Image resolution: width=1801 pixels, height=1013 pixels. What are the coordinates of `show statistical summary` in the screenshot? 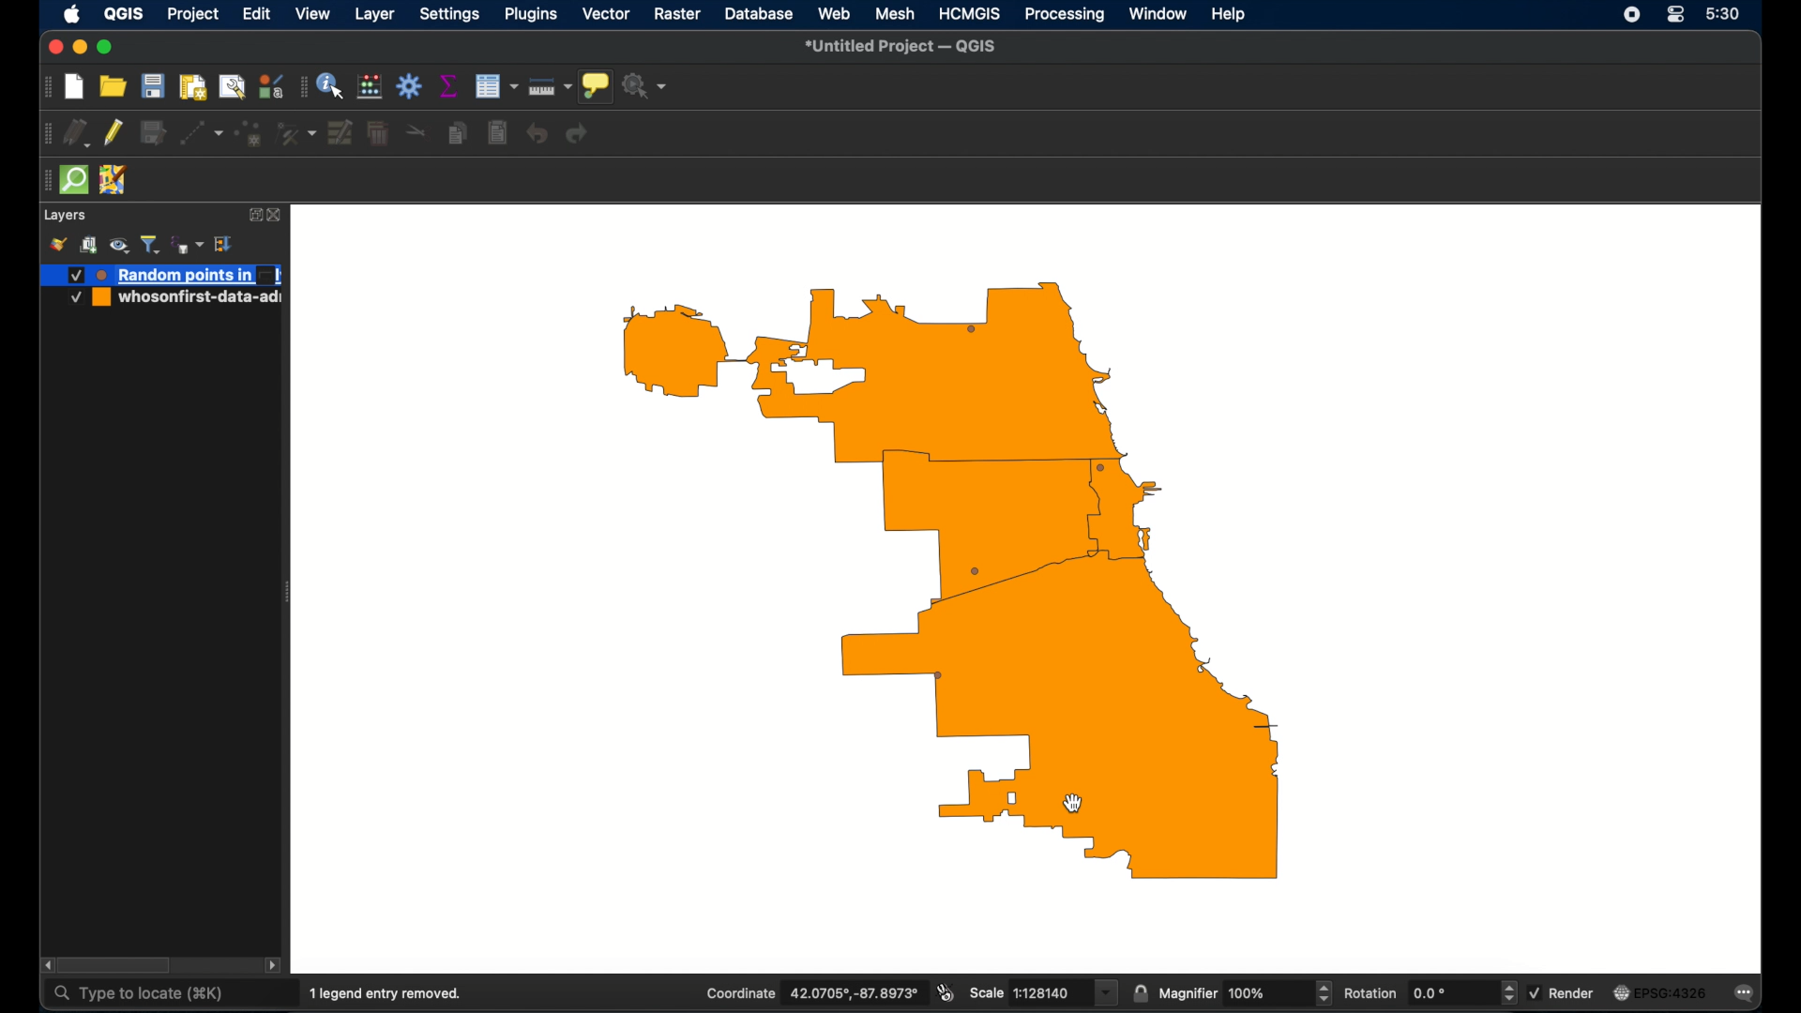 It's located at (447, 85).